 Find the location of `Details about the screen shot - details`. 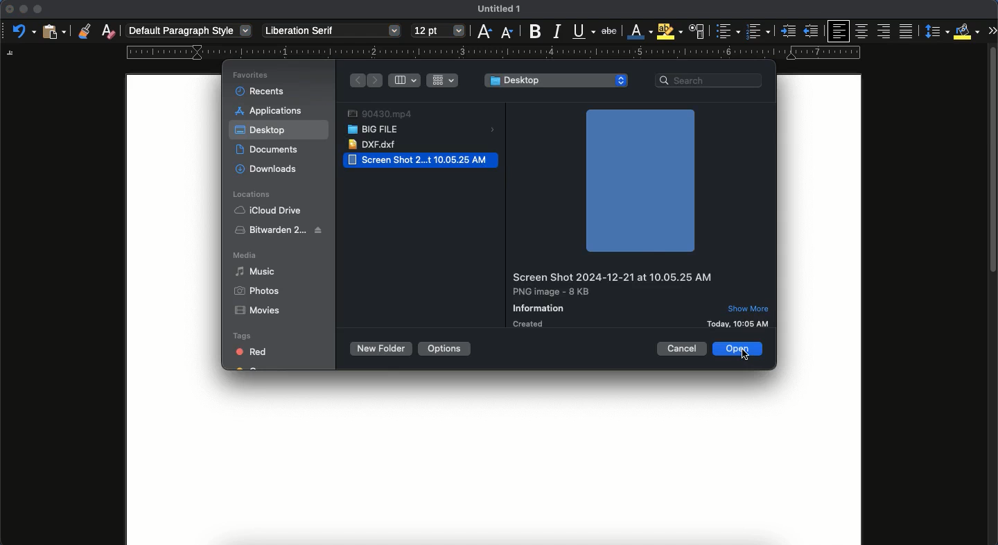

Details about the screen shot - details is located at coordinates (611, 298).